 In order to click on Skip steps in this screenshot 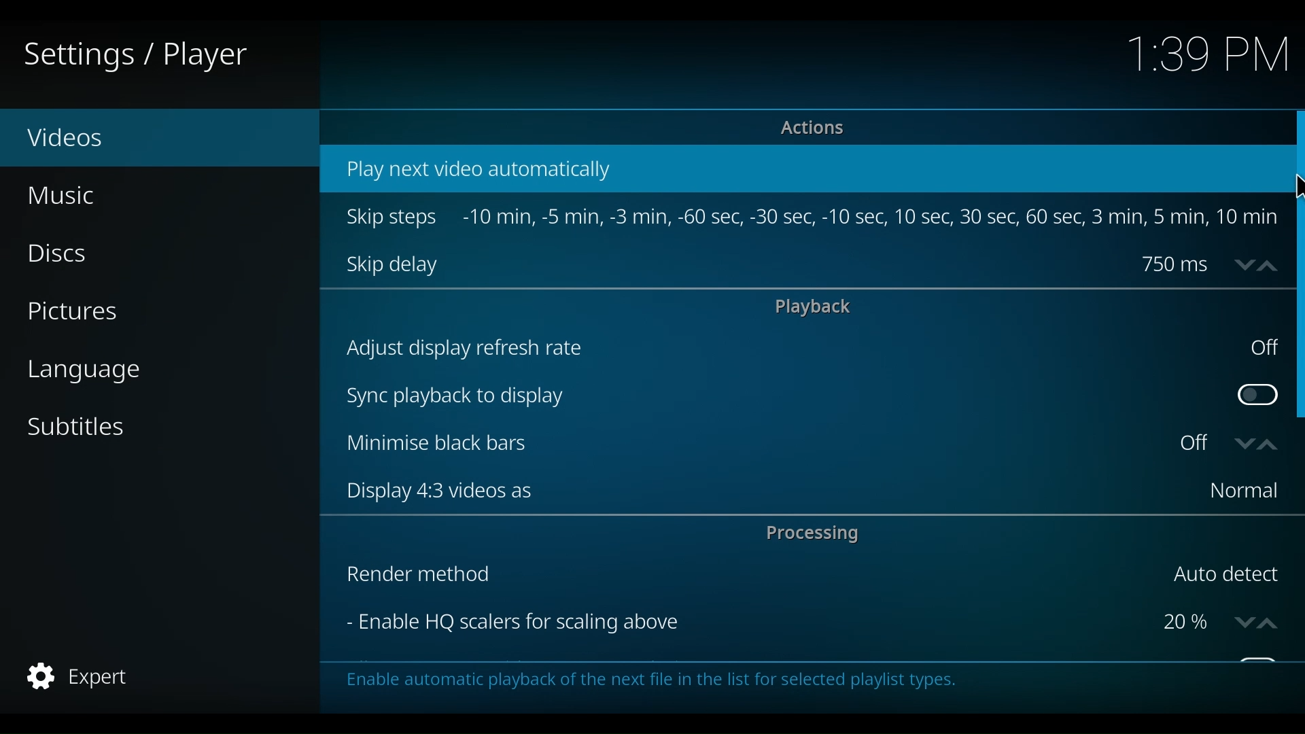, I will do `click(393, 218)`.